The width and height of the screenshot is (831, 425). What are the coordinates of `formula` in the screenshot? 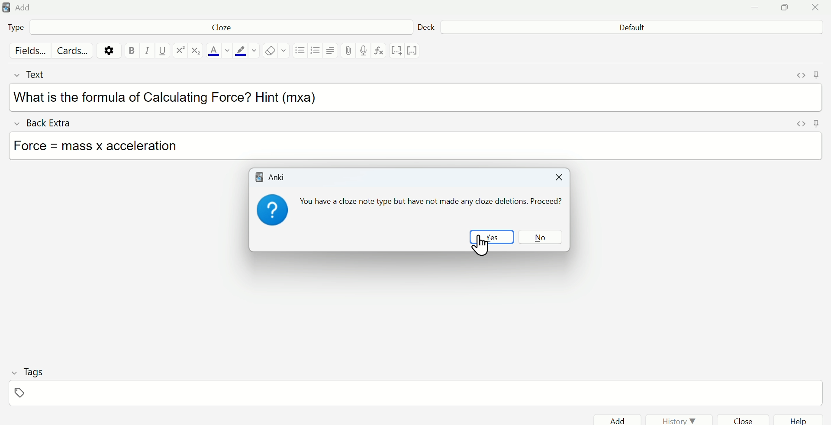 It's located at (380, 52).